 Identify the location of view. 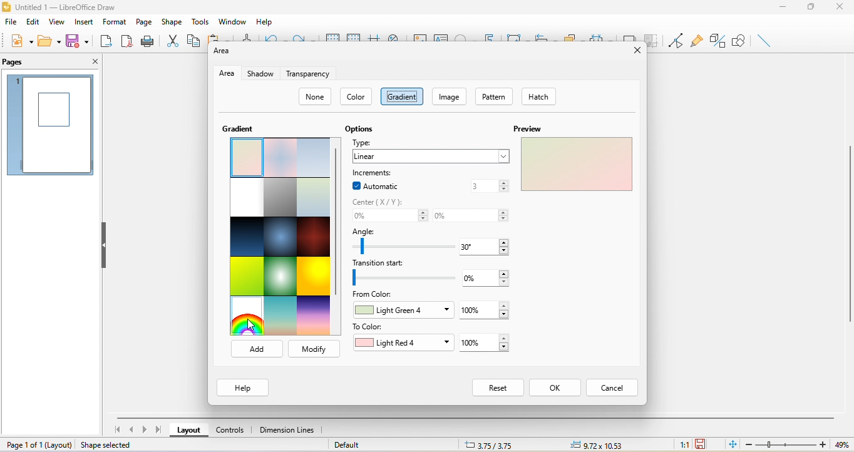
(58, 24).